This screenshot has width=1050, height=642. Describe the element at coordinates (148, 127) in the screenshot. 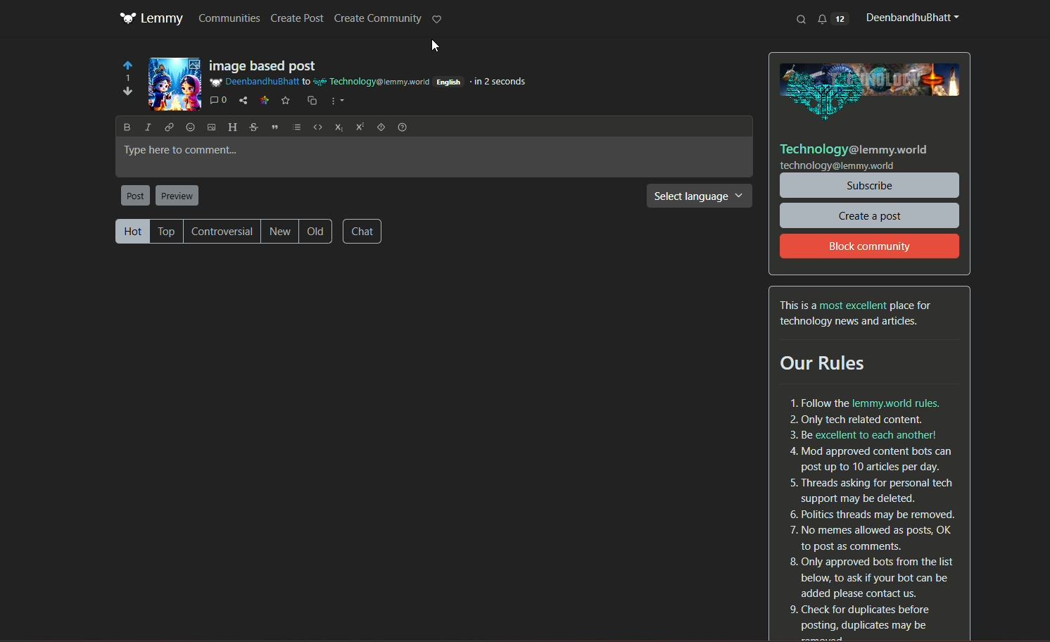

I see `italic` at that location.